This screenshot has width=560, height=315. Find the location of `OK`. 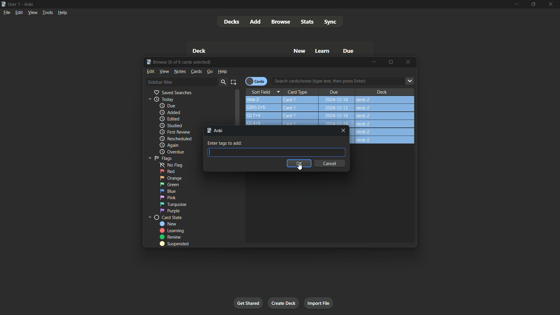

OK is located at coordinates (299, 163).